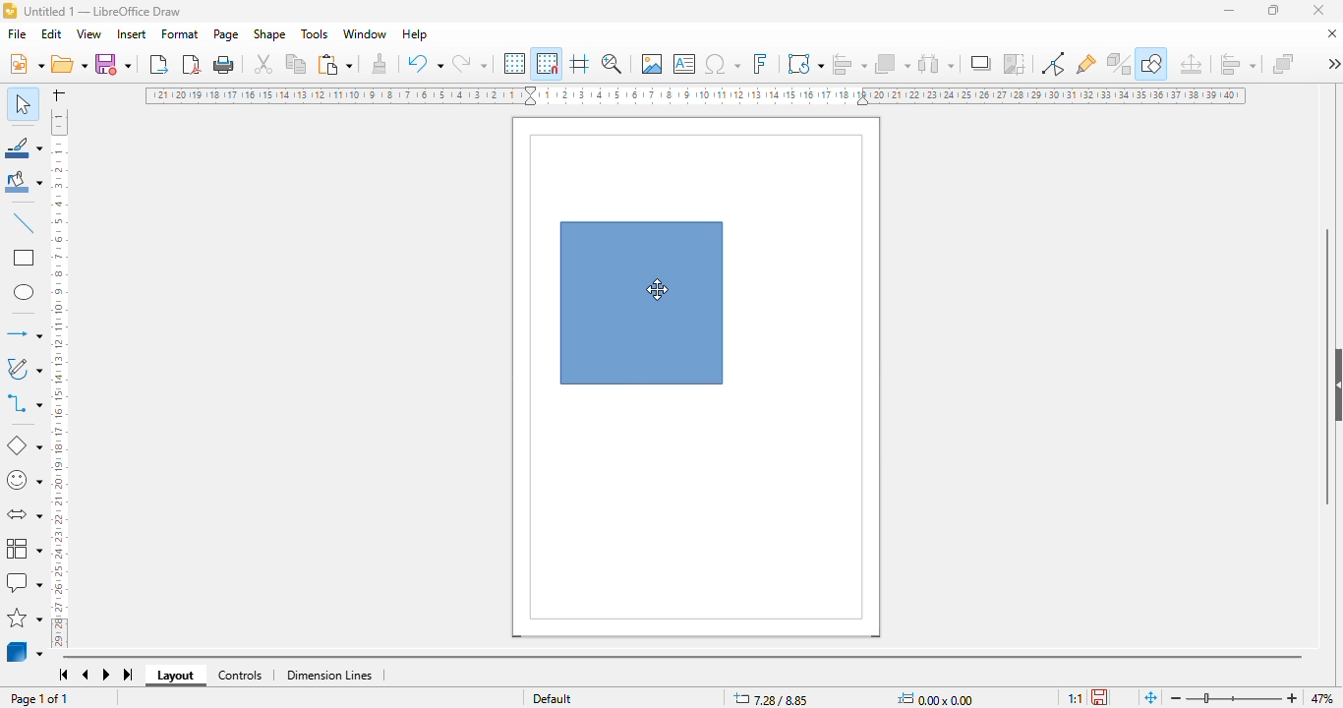  I want to click on redo, so click(470, 63).